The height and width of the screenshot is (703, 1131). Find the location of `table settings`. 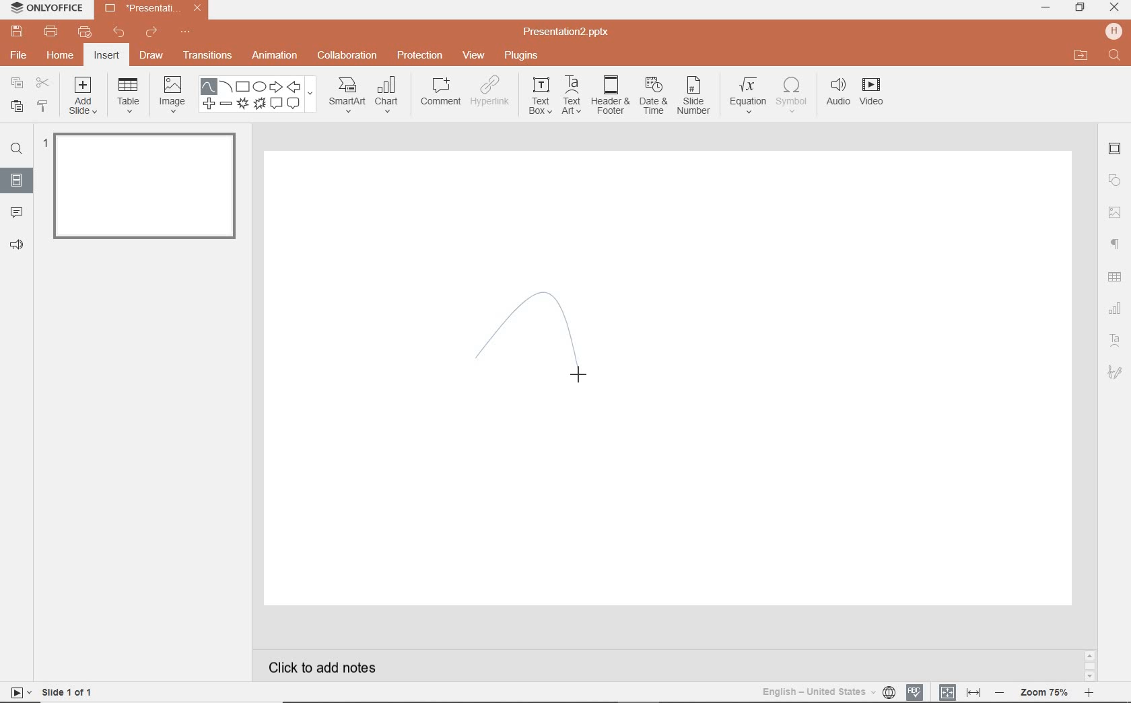

table settings is located at coordinates (1116, 275).